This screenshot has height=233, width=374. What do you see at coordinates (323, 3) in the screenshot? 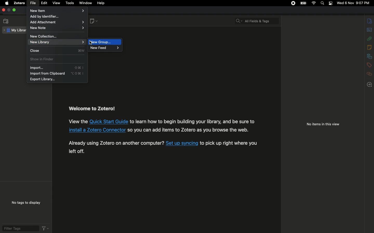
I see `Search` at bounding box center [323, 3].